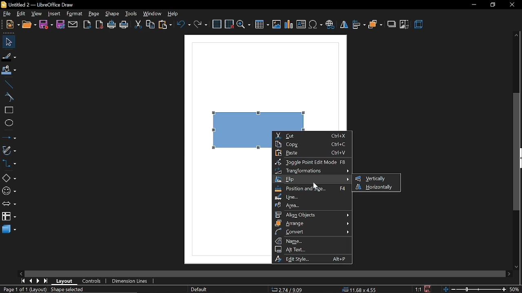 Image resolution: width=522 pixels, height=293 pixels. What do you see at coordinates (517, 267) in the screenshot?
I see `move down` at bounding box center [517, 267].